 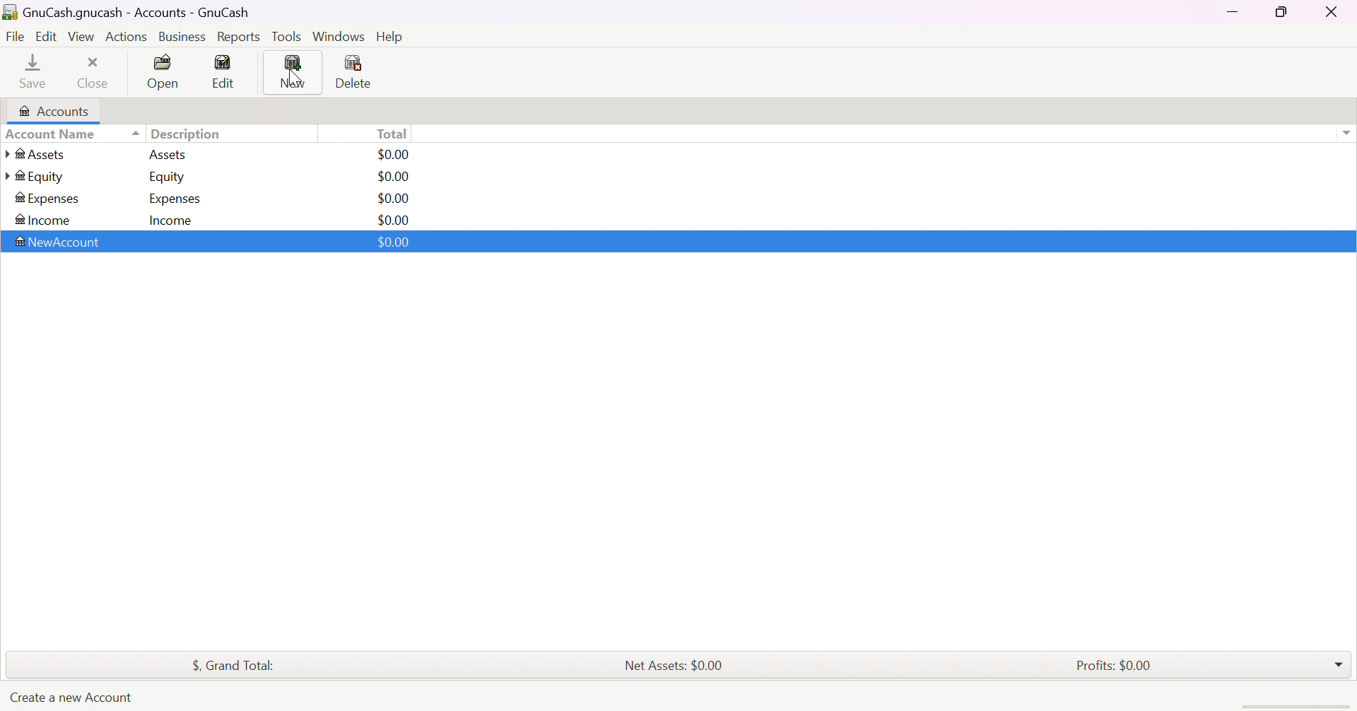 I want to click on Equity, so click(x=169, y=175).